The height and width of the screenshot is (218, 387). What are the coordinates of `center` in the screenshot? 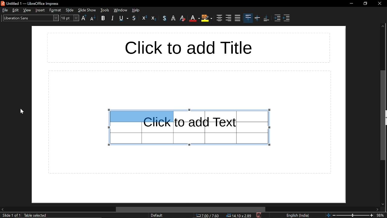 It's located at (219, 18).